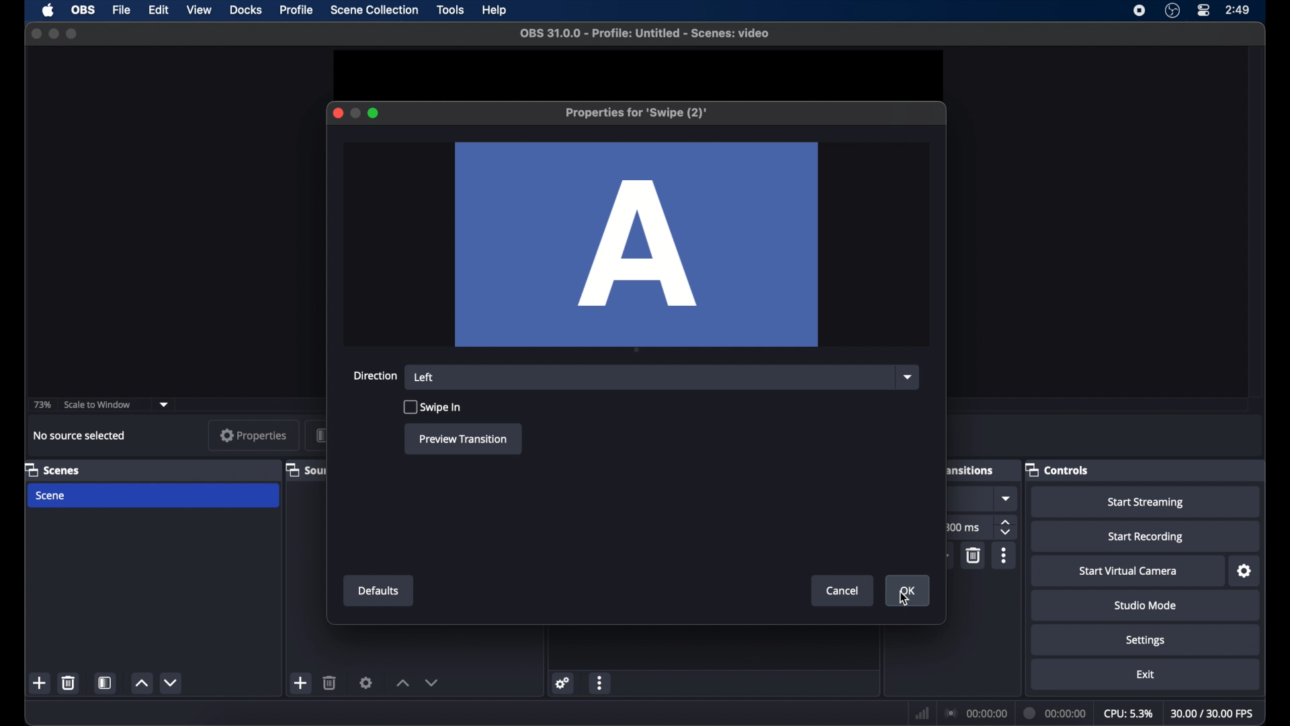  What do you see at coordinates (105, 684) in the screenshot?
I see `scene filters` at bounding box center [105, 684].